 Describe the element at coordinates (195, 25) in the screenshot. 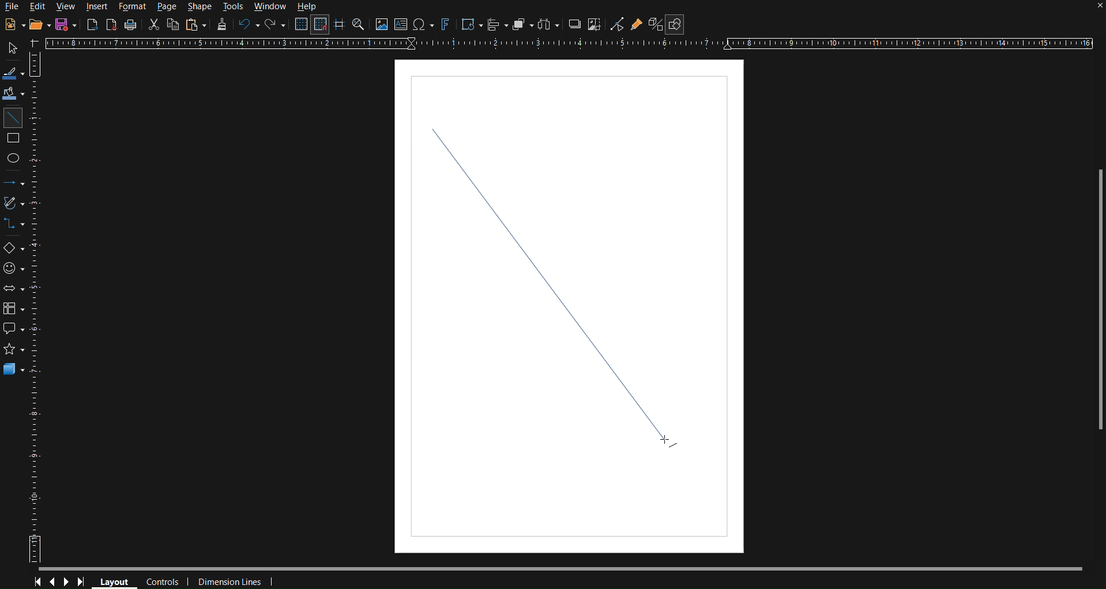

I see `Paste` at that location.